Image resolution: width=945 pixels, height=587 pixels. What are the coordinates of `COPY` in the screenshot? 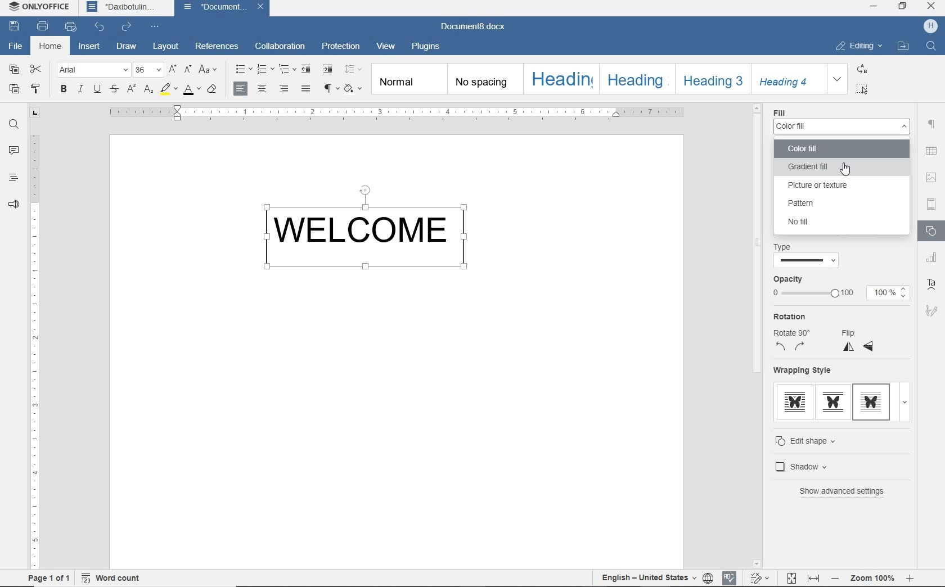 It's located at (14, 69).